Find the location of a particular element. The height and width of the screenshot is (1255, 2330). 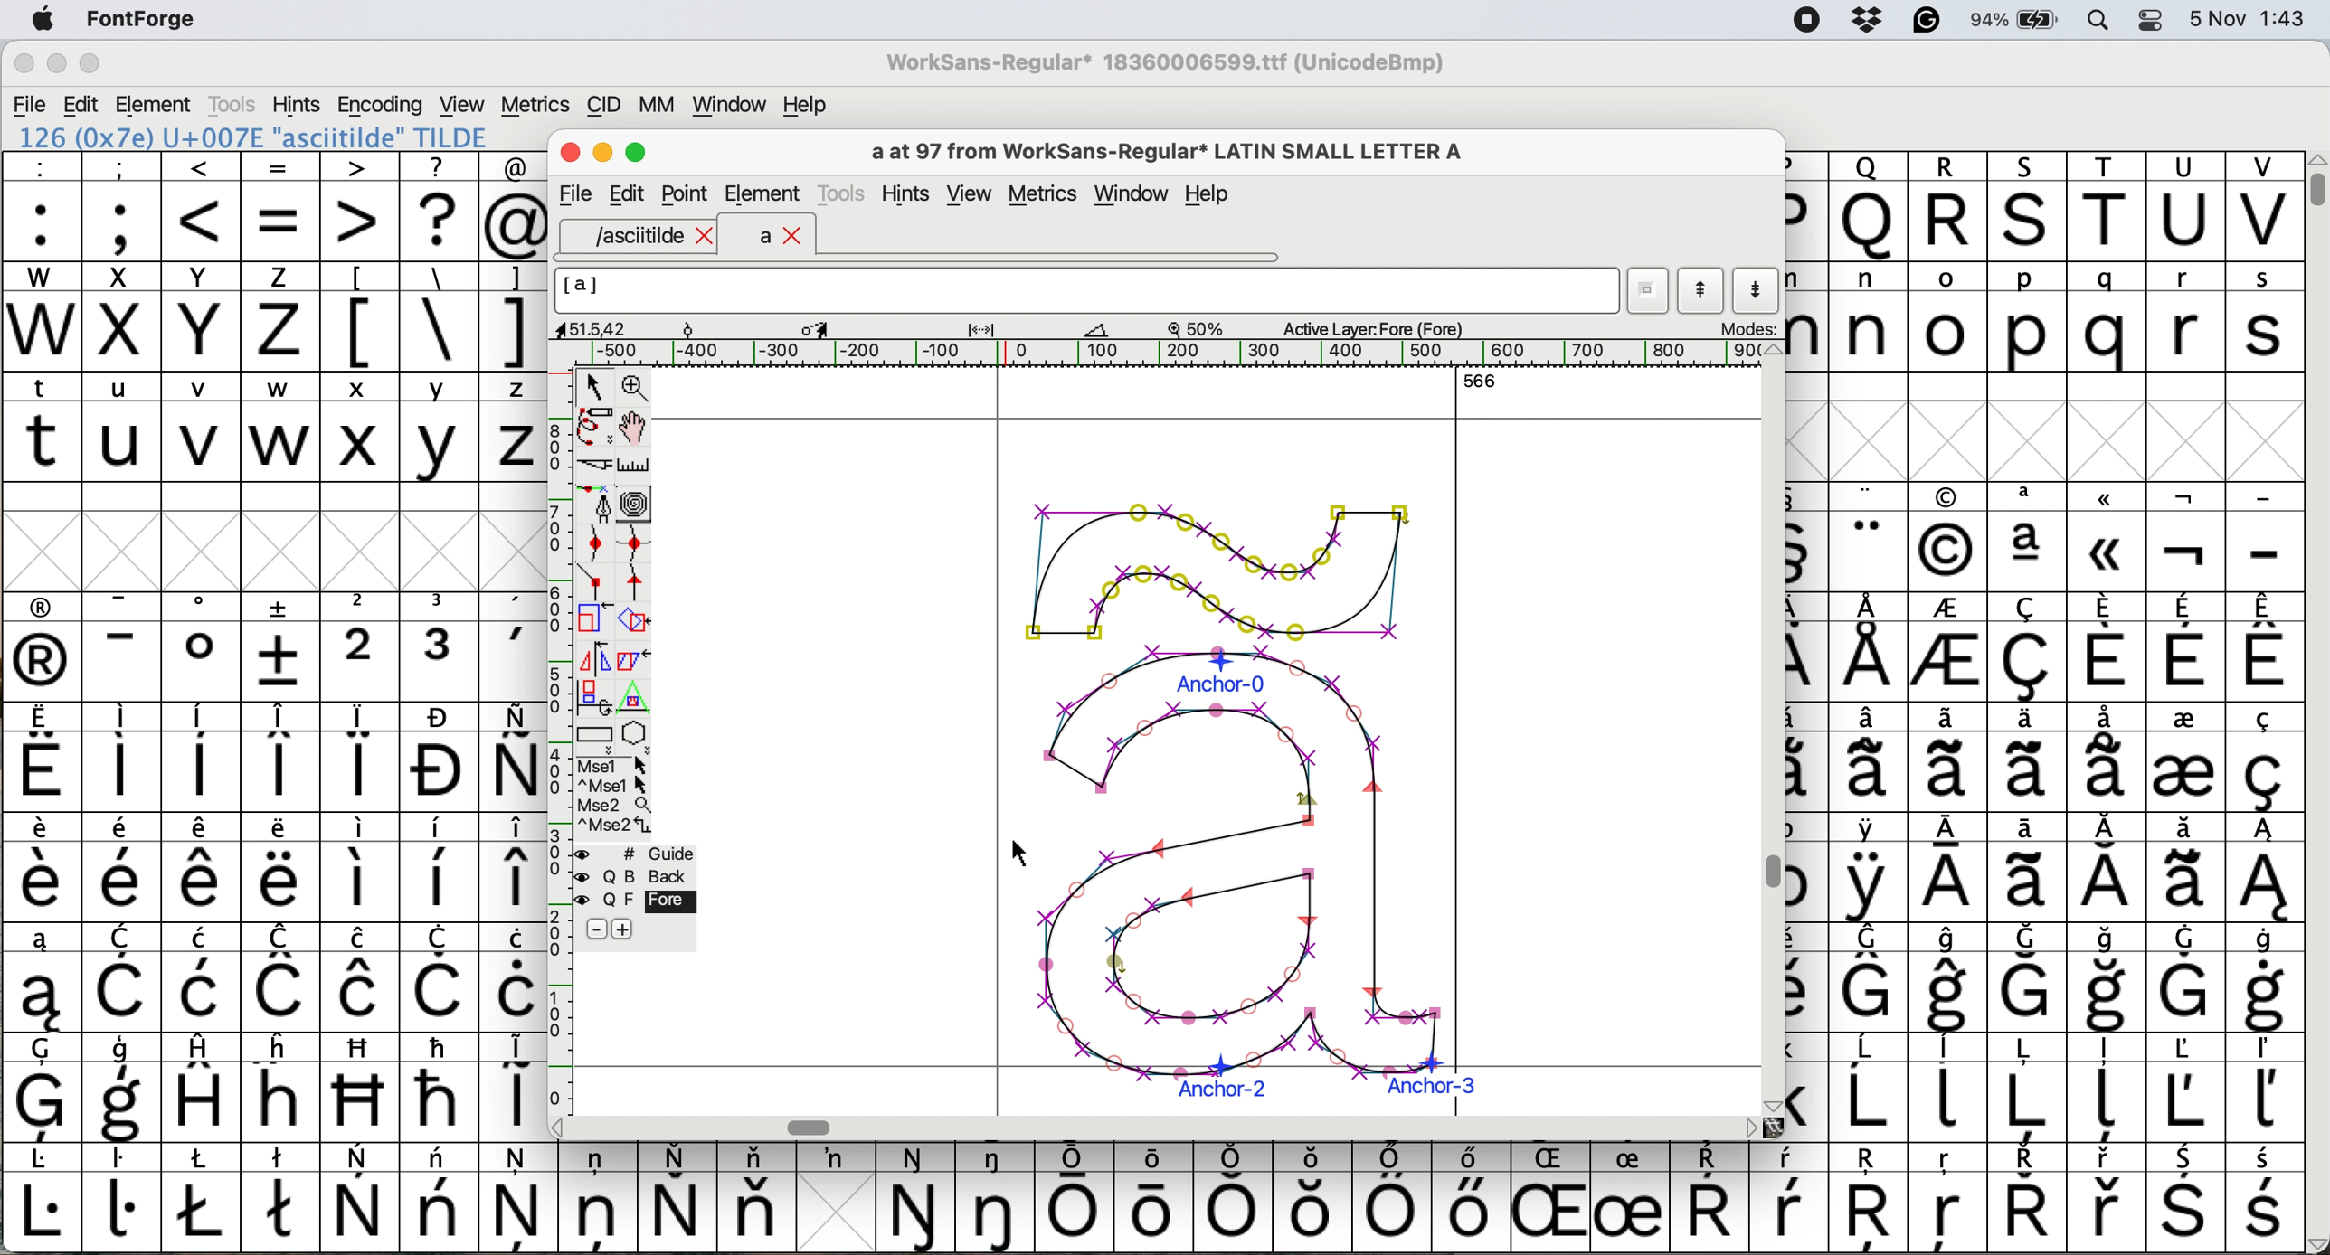

control center is located at coordinates (2157, 18).